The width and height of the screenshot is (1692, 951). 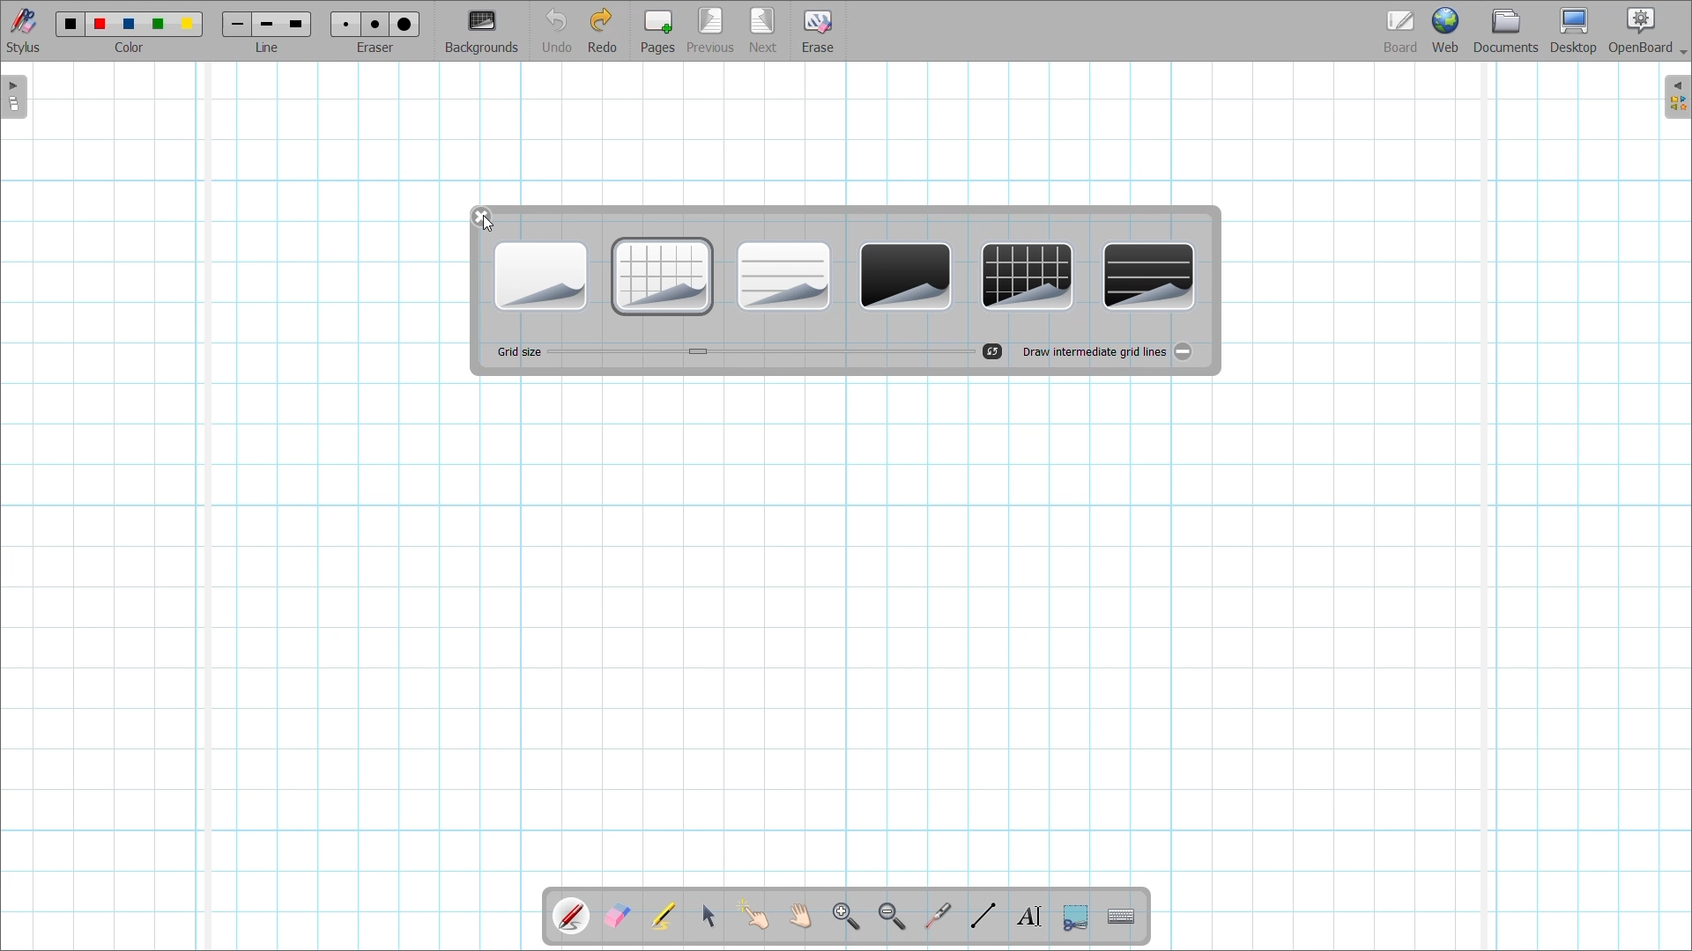 I want to click on Line, so click(x=268, y=48).